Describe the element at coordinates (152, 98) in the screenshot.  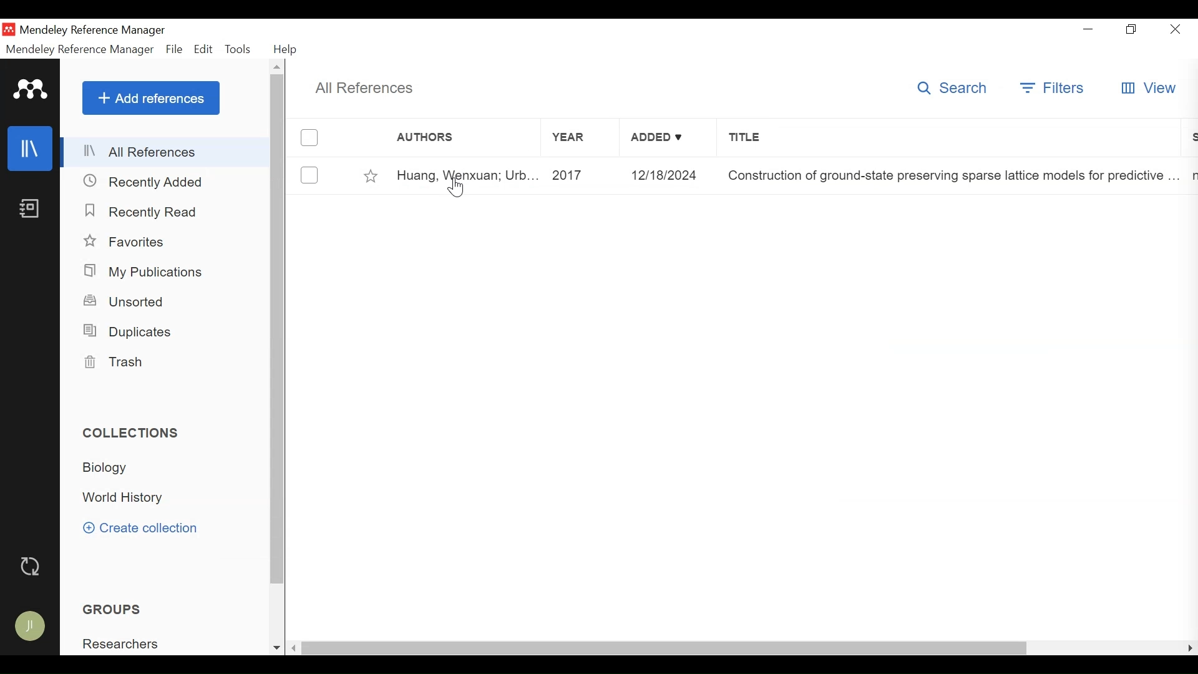
I see `Add Reference` at that location.